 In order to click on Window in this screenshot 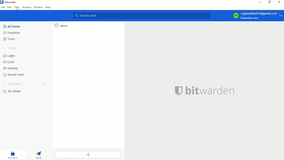, I will do `click(38, 7)`.